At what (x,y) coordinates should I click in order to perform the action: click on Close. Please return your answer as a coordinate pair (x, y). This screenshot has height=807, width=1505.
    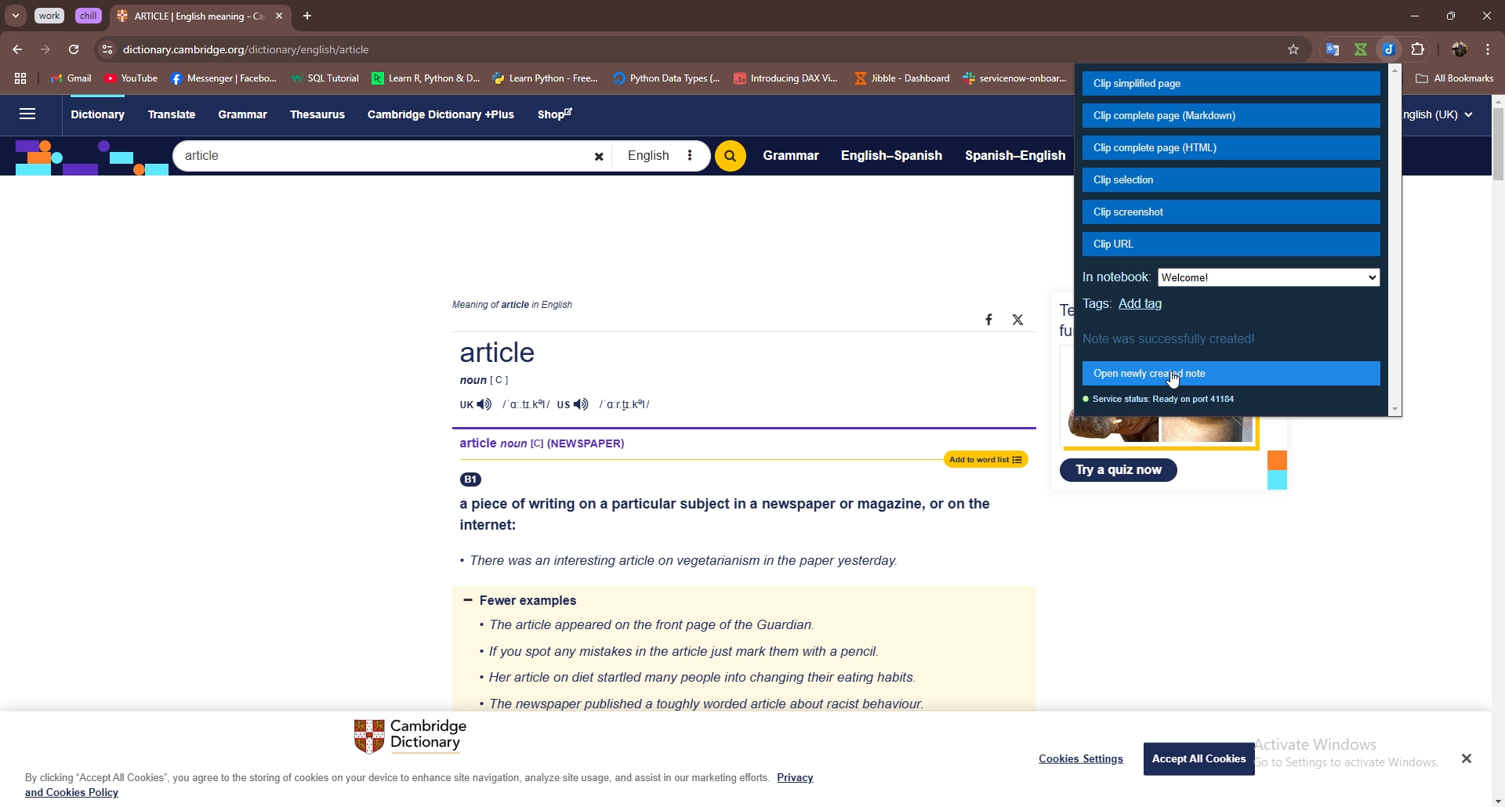
    Looking at the image, I should click on (1466, 758).